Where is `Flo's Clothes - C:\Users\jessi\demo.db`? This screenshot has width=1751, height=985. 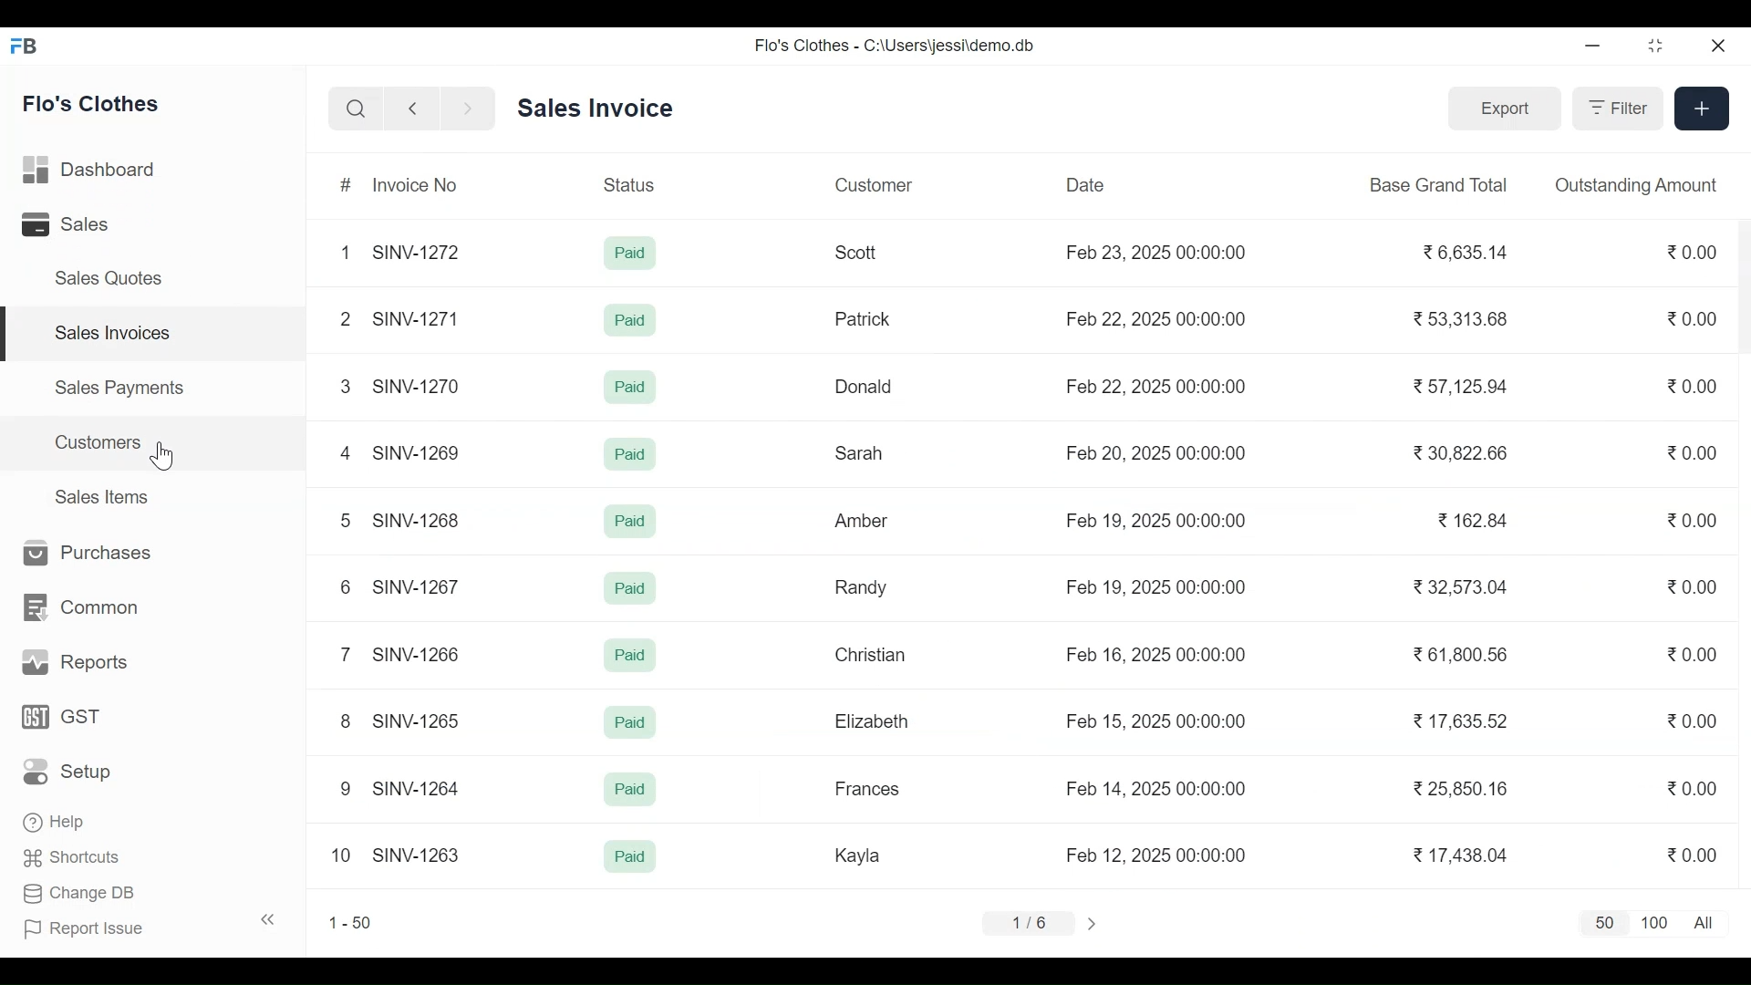 Flo's Clothes - C:\Users\jessi\demo.db is located at coordinates (897, 47).